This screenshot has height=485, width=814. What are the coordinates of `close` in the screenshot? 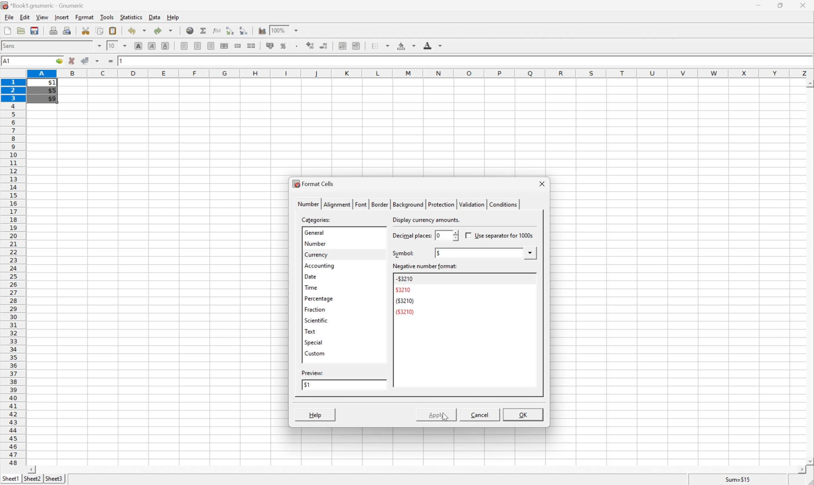 It's located at (806, 5).